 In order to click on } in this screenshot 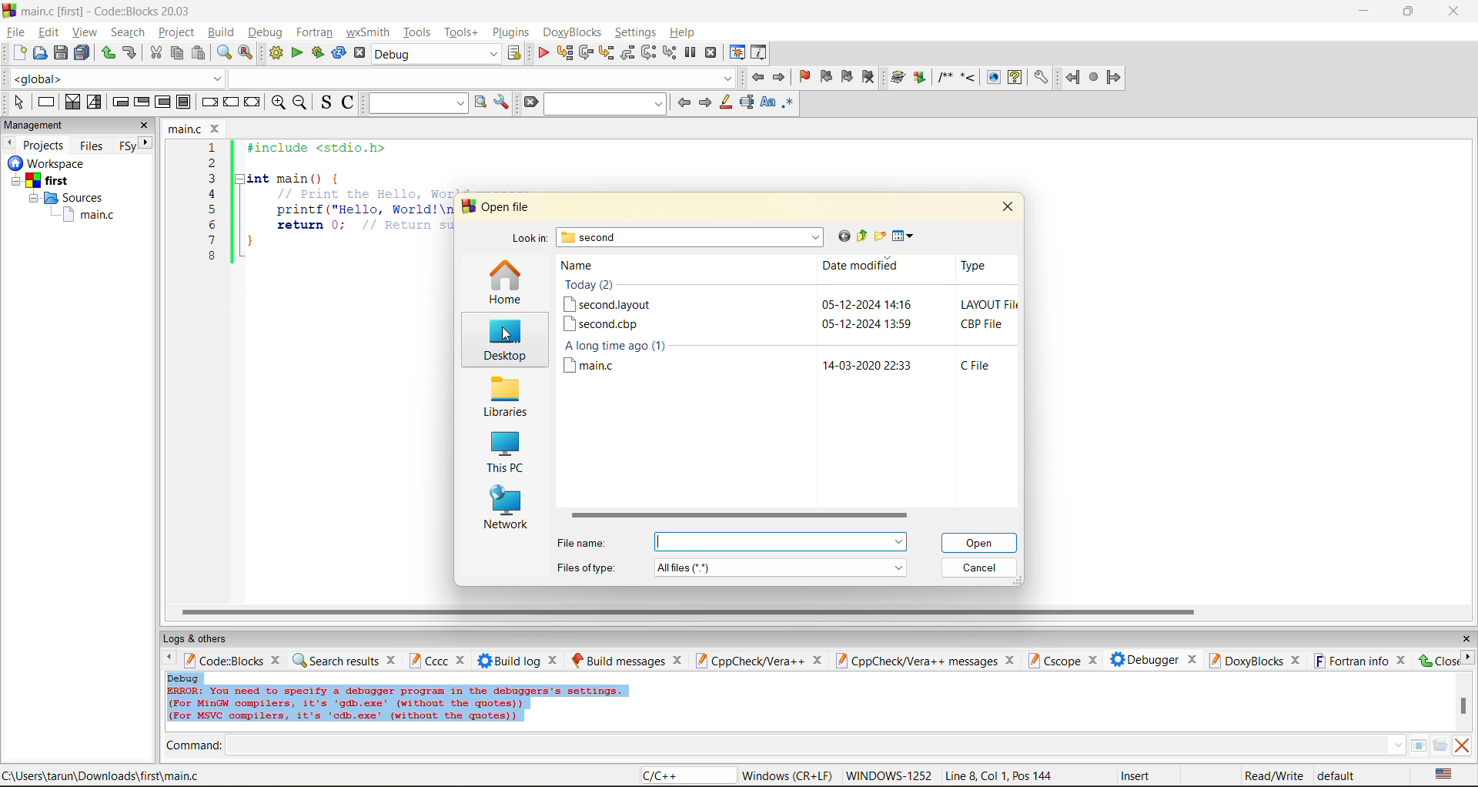, I will do `click(250, 243)`.